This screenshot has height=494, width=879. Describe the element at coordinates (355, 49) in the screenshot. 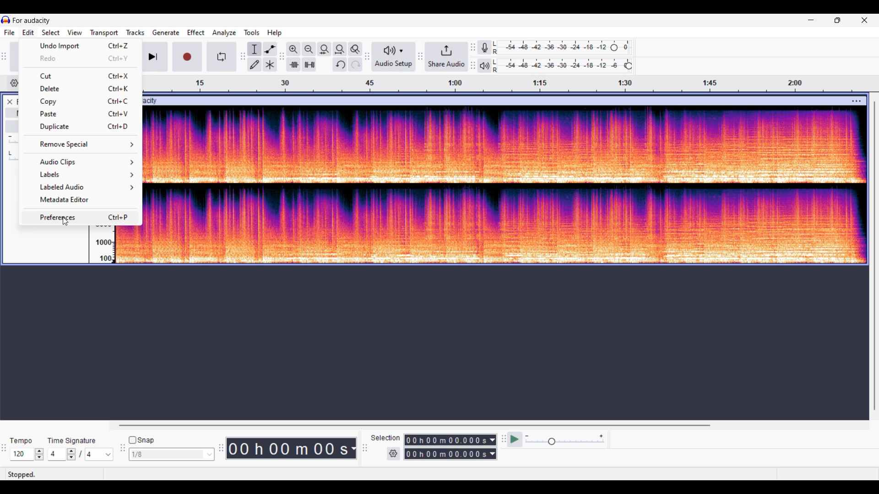

I see `Zoom toggle` at that location.